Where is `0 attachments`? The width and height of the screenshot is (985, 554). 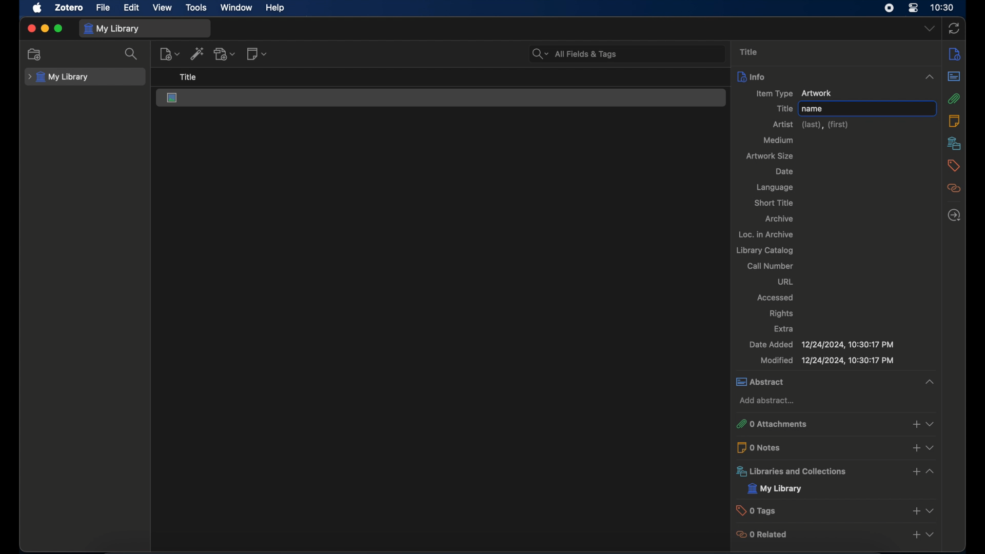 0 attachments is located at coordinates (779, 424).